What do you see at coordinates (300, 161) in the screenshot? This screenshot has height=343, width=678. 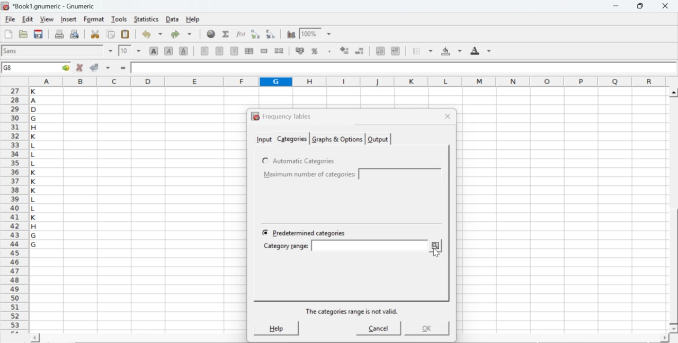 I see `automatic categories` at bounding box center [300, 161].